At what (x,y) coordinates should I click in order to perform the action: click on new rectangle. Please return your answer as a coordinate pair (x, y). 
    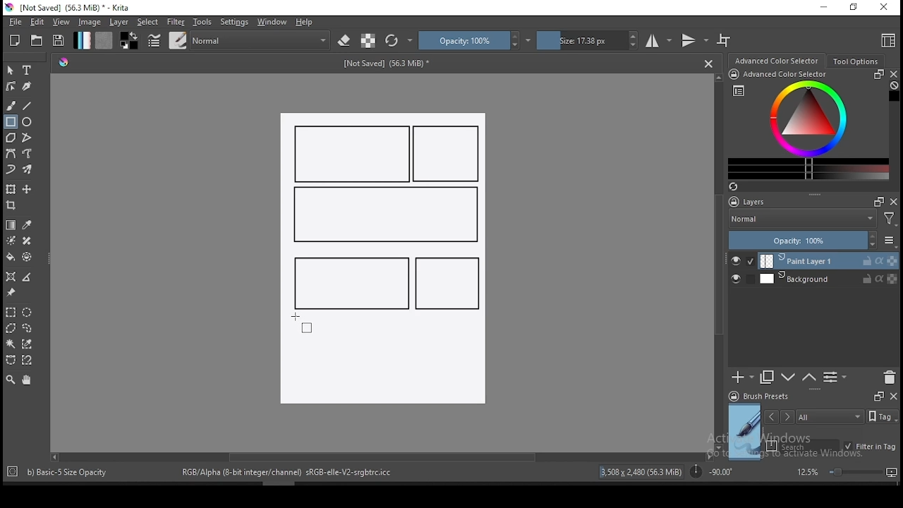
    Looking at the image, I should click on (384, 215).